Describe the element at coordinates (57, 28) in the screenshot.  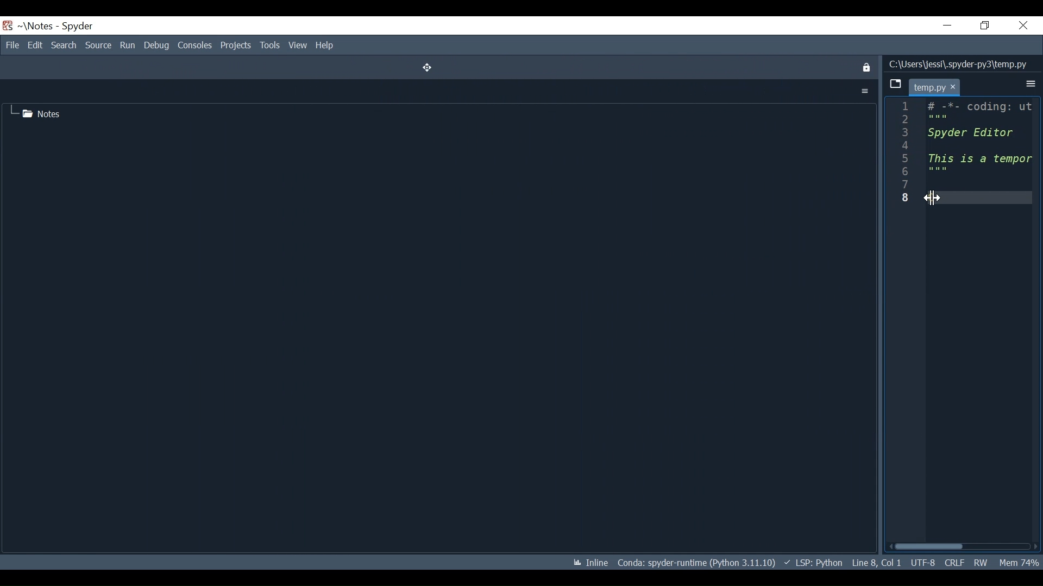
I see `~\Notes - Spyder` at that location.